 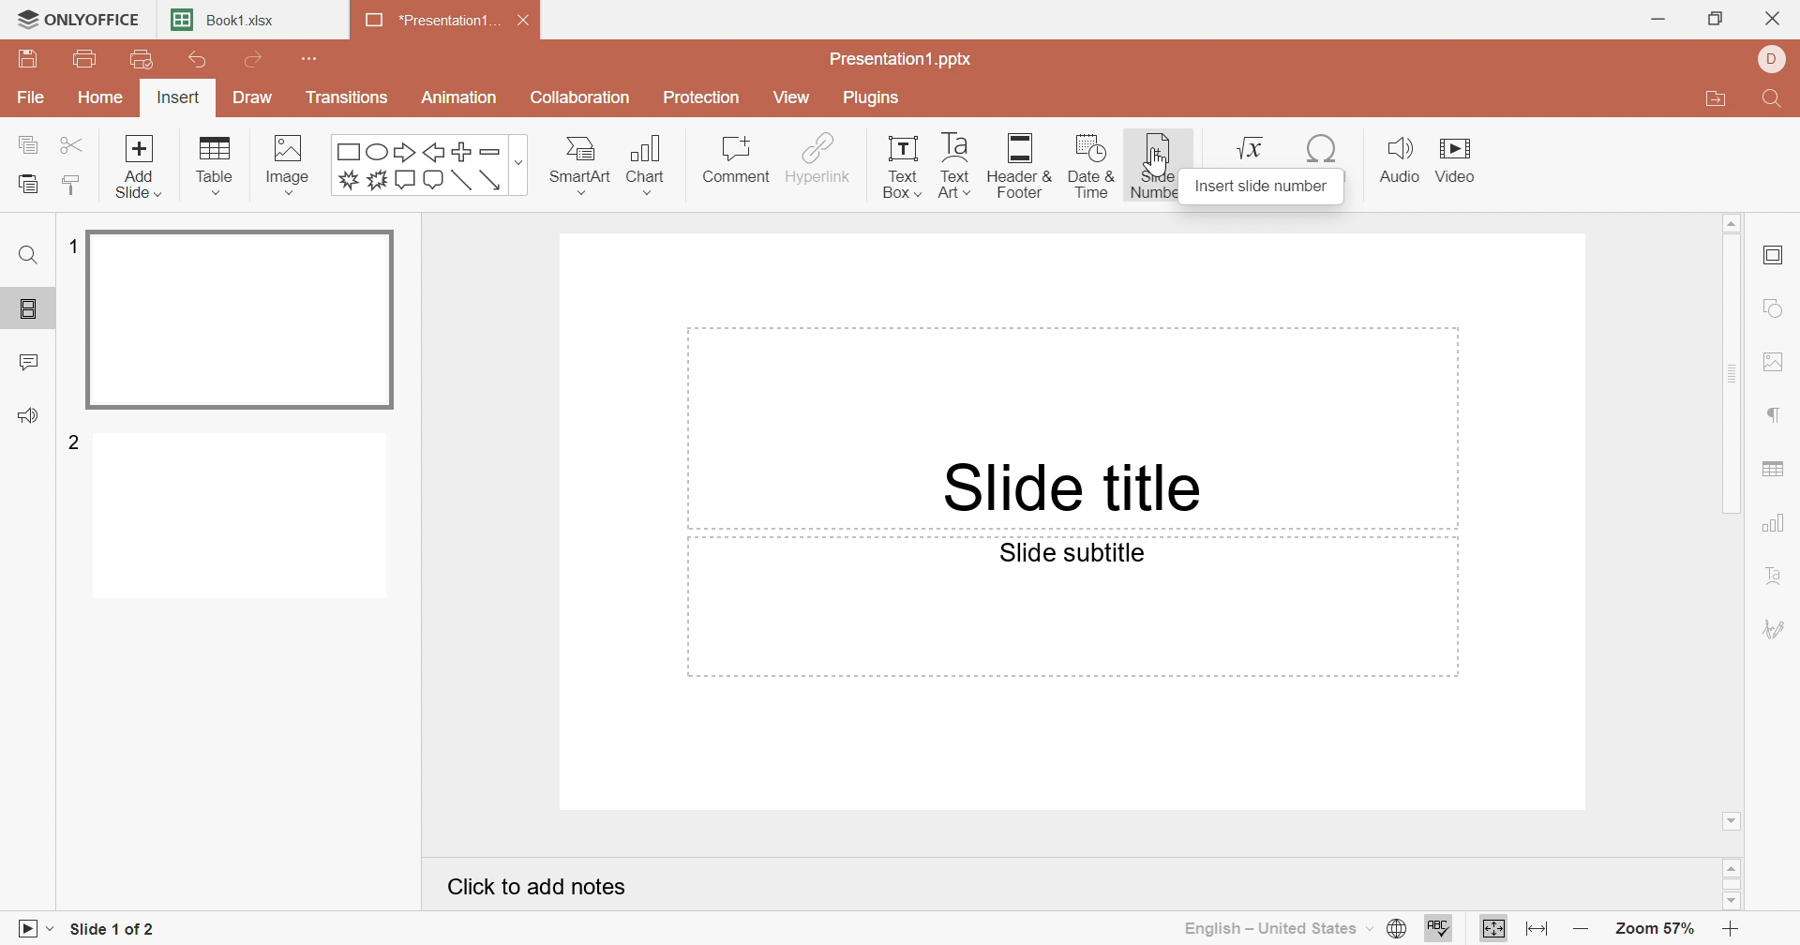 I want to click on Presentation1.pptx, so click(x=902, y=60).